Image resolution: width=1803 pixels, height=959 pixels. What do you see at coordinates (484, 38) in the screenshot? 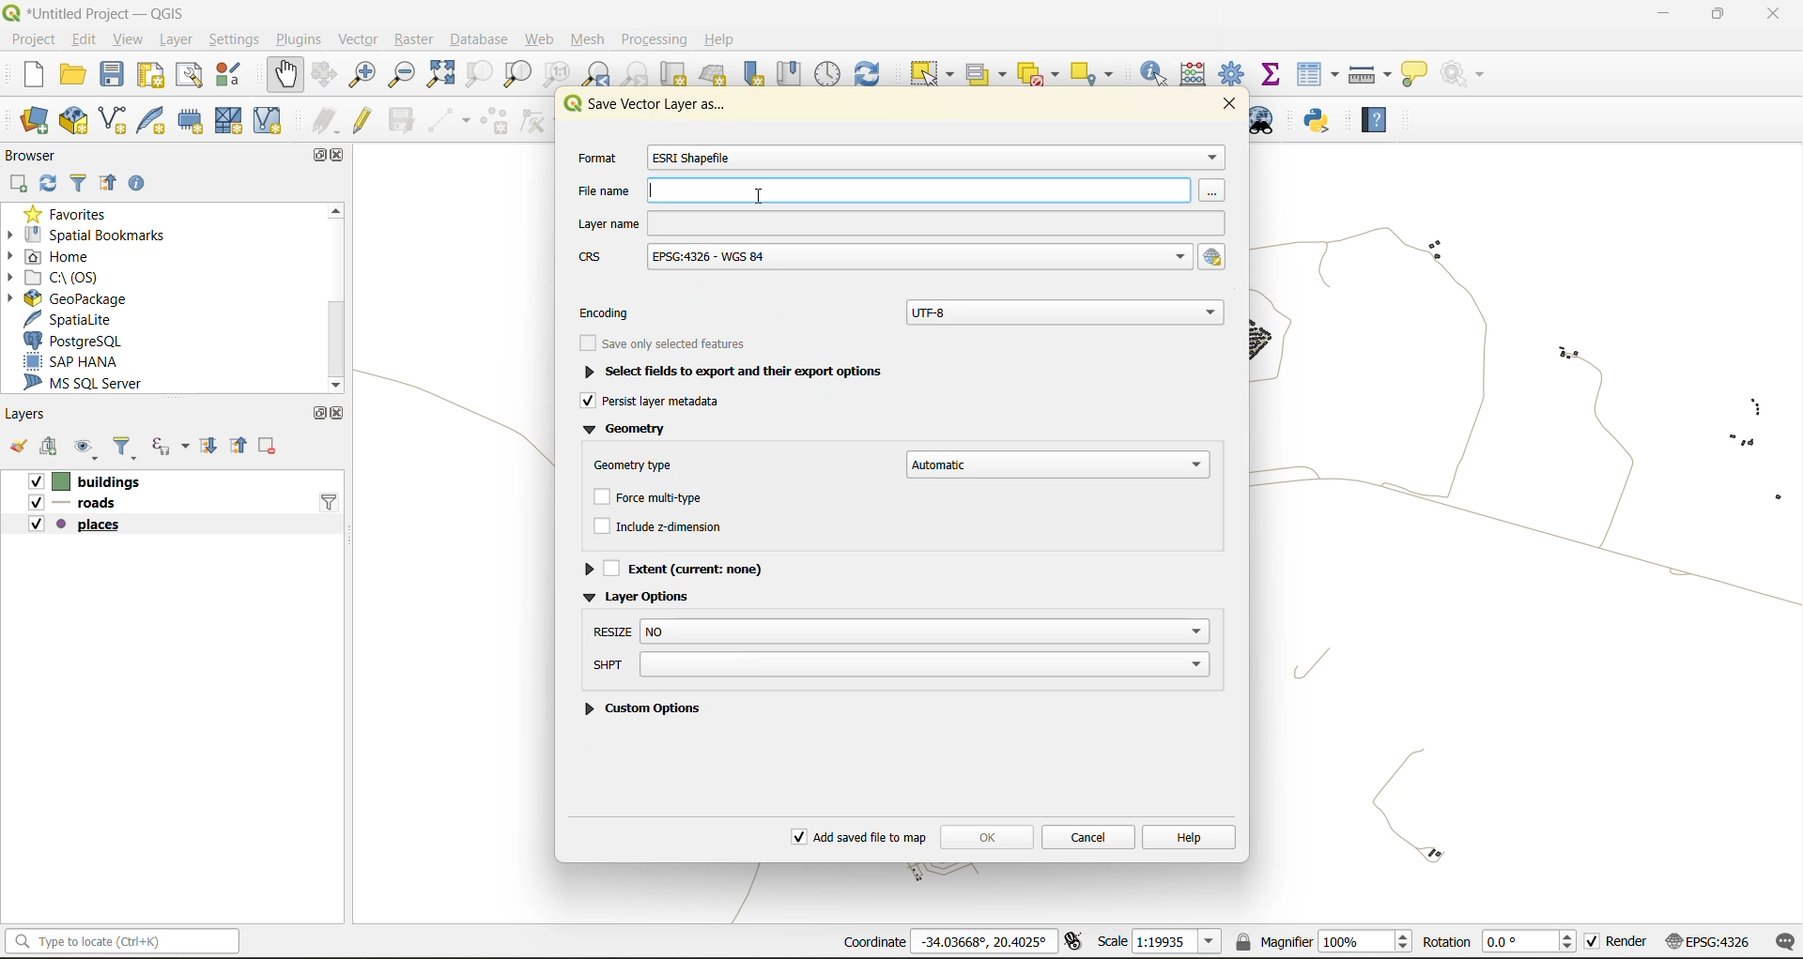
I see `database` at bounding box center [484, 38].